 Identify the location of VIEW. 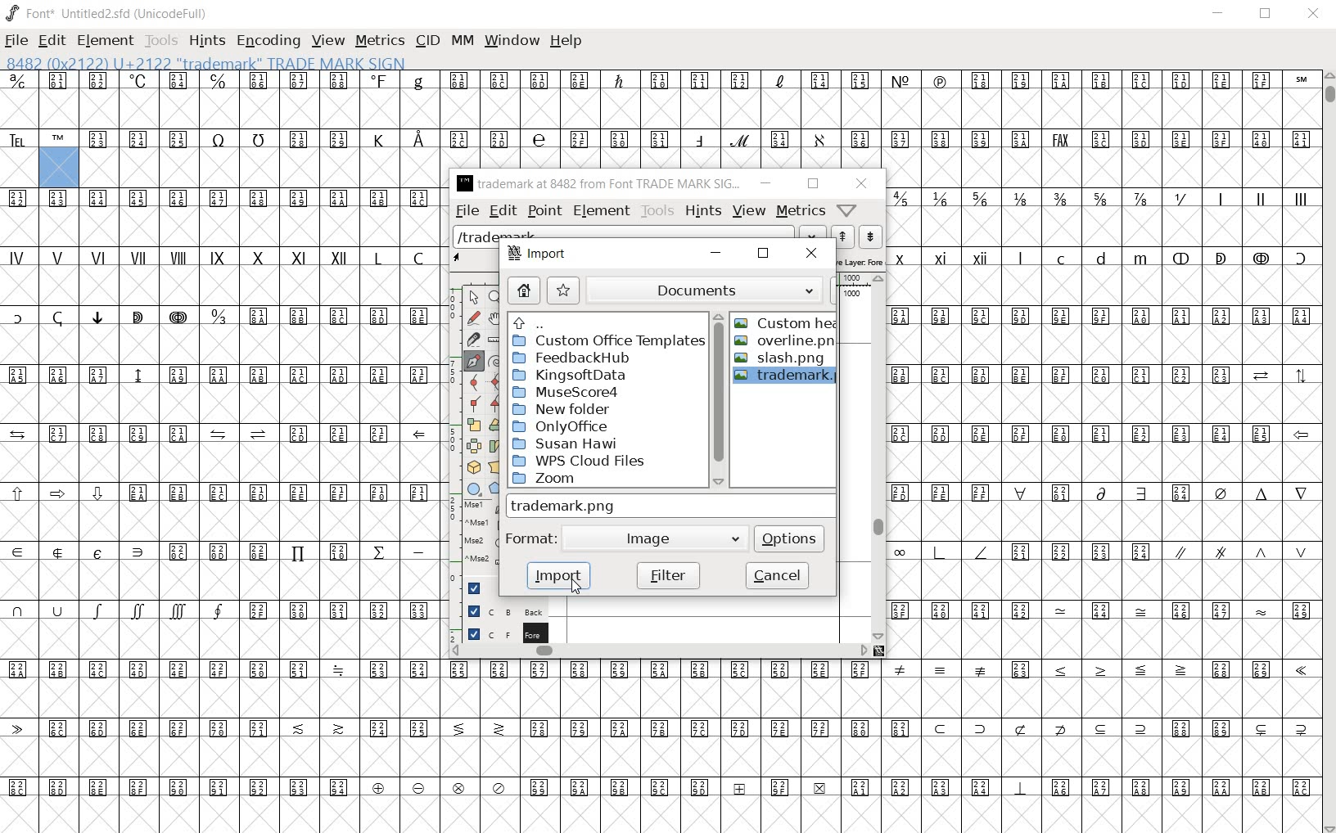
(328, 42).